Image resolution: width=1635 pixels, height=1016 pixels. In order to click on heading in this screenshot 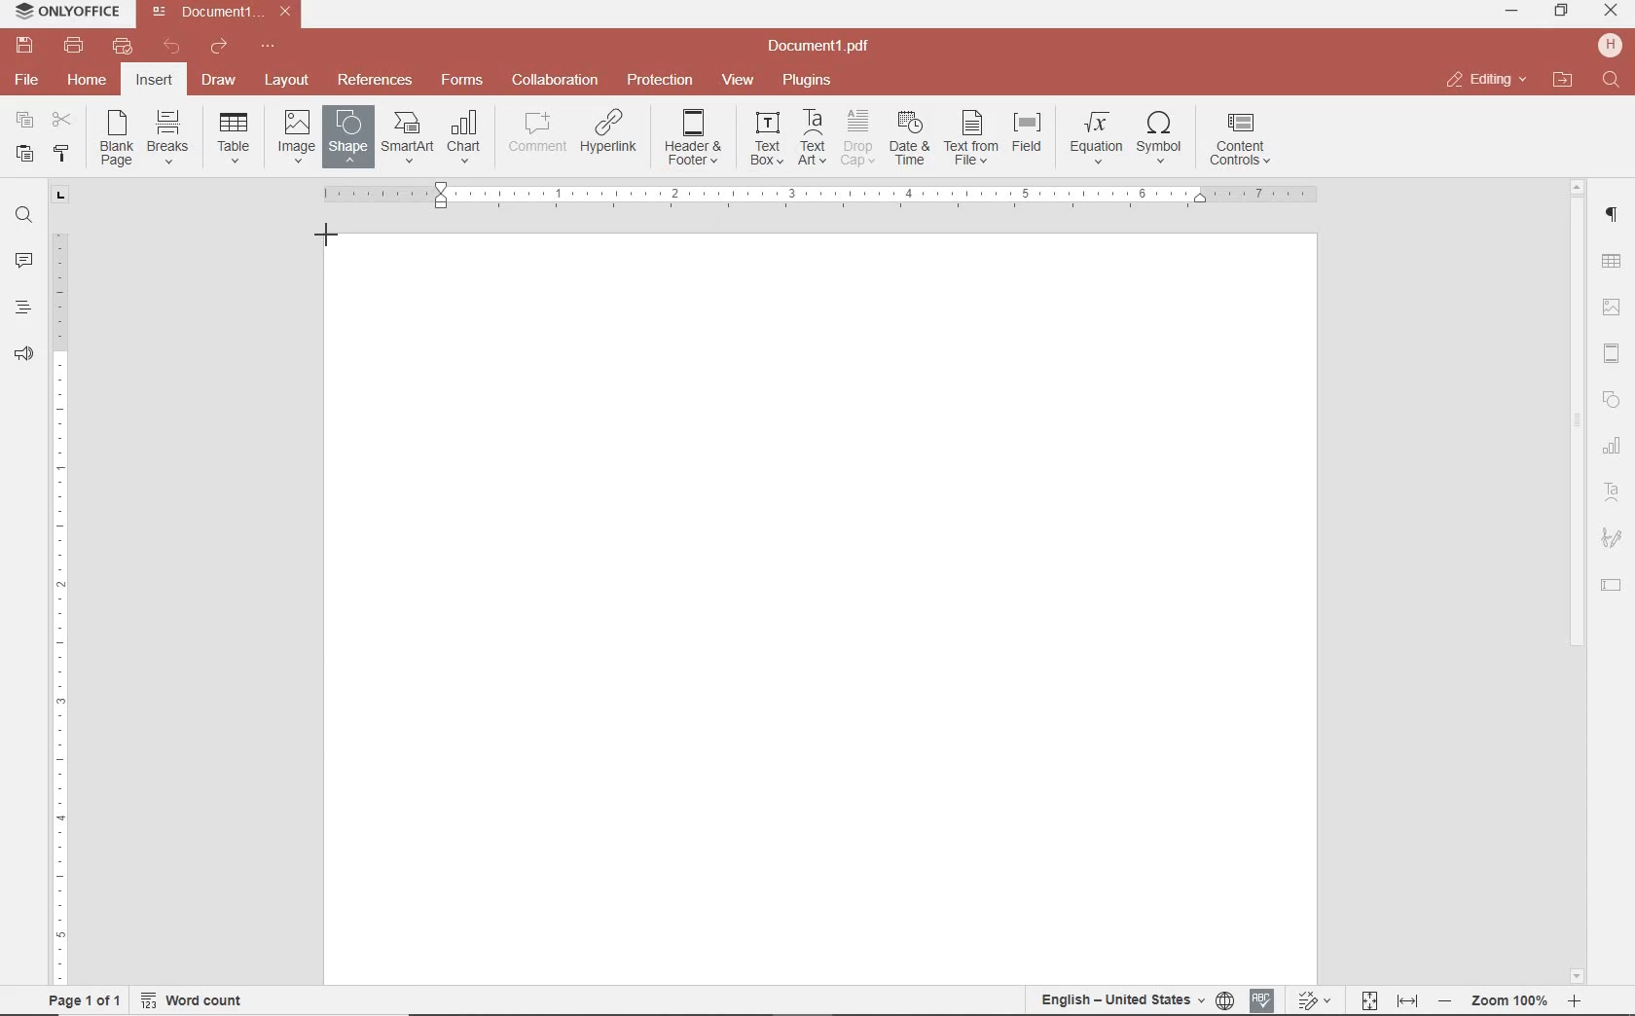, I will do `click(23, 307)`.